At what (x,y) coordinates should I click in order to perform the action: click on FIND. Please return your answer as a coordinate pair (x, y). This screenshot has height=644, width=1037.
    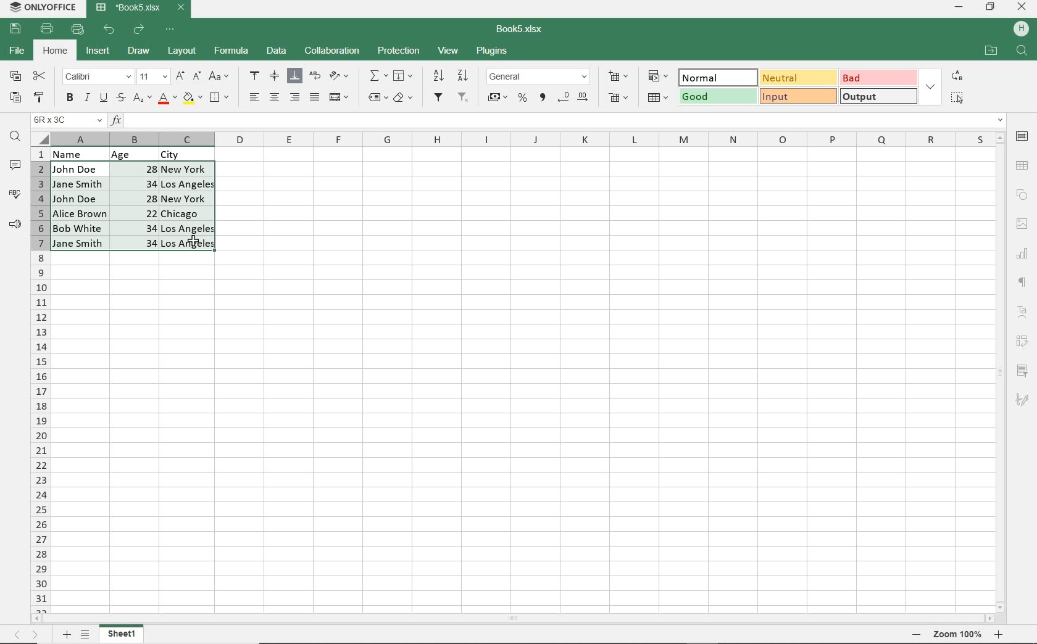
    Looking at the image, I should click on (15, 138).